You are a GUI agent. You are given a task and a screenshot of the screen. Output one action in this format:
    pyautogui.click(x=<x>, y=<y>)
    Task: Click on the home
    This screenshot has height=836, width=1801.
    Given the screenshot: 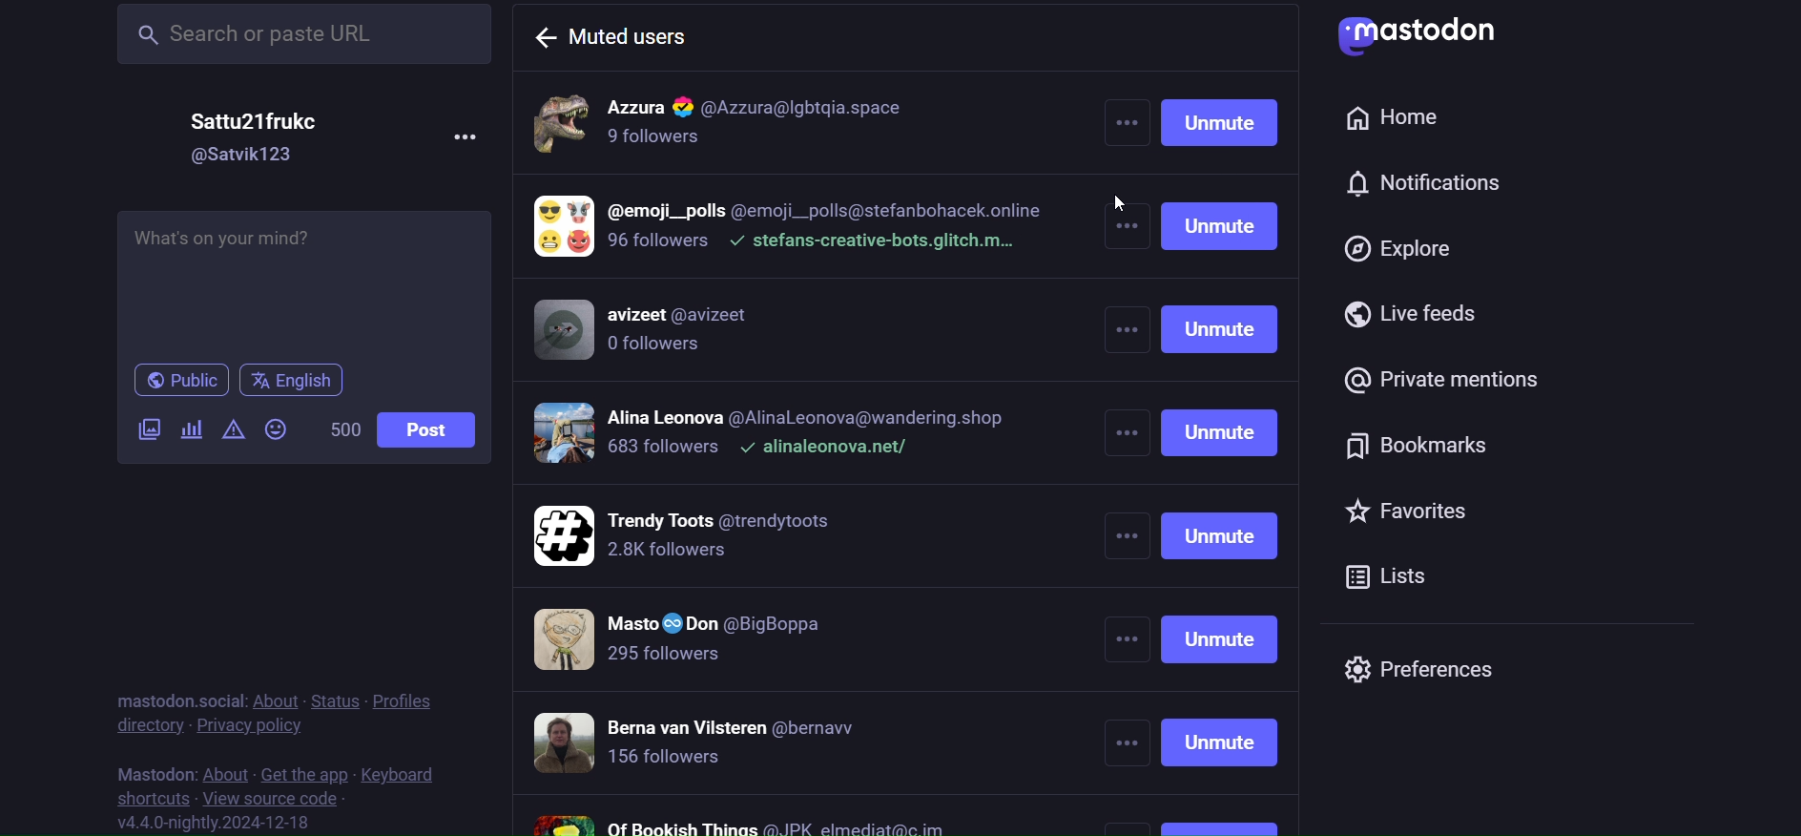 What is the action you would take?
    pyautogui.click(x=1406, y=117)
    